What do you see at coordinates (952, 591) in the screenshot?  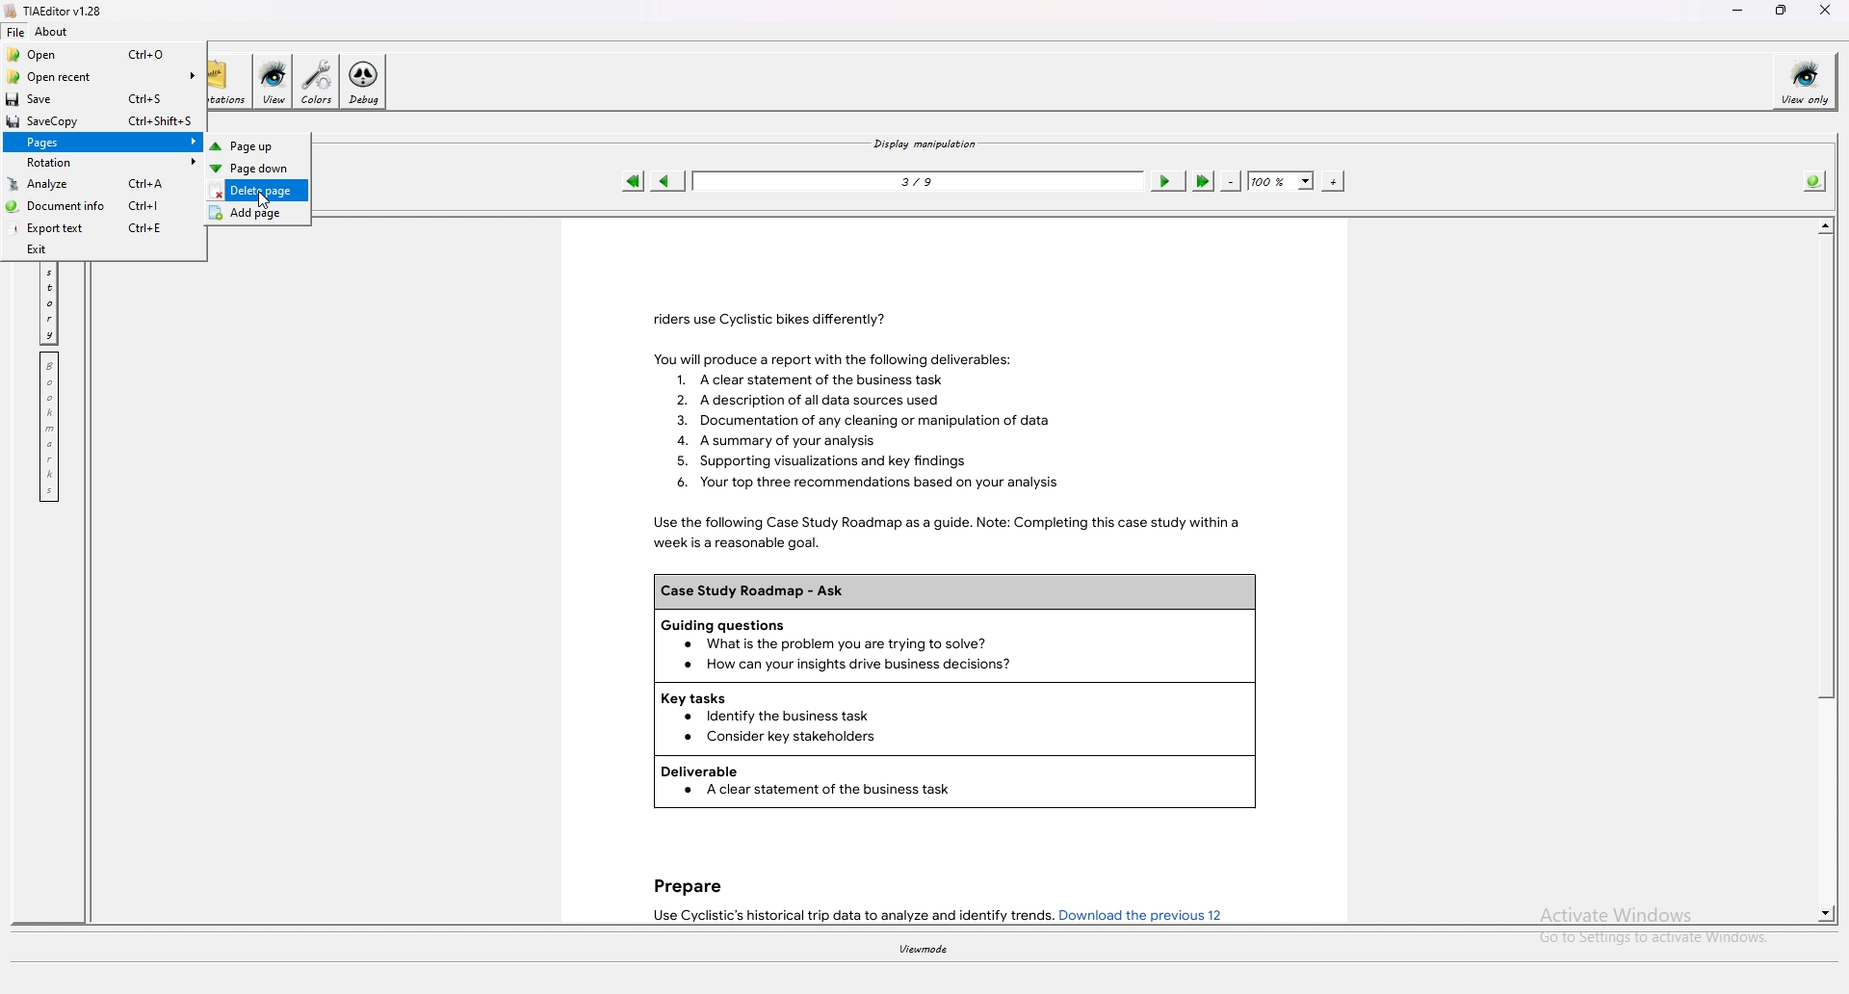 I see `Case Study Roadmap - Ask` at bounding box center [952, 591].